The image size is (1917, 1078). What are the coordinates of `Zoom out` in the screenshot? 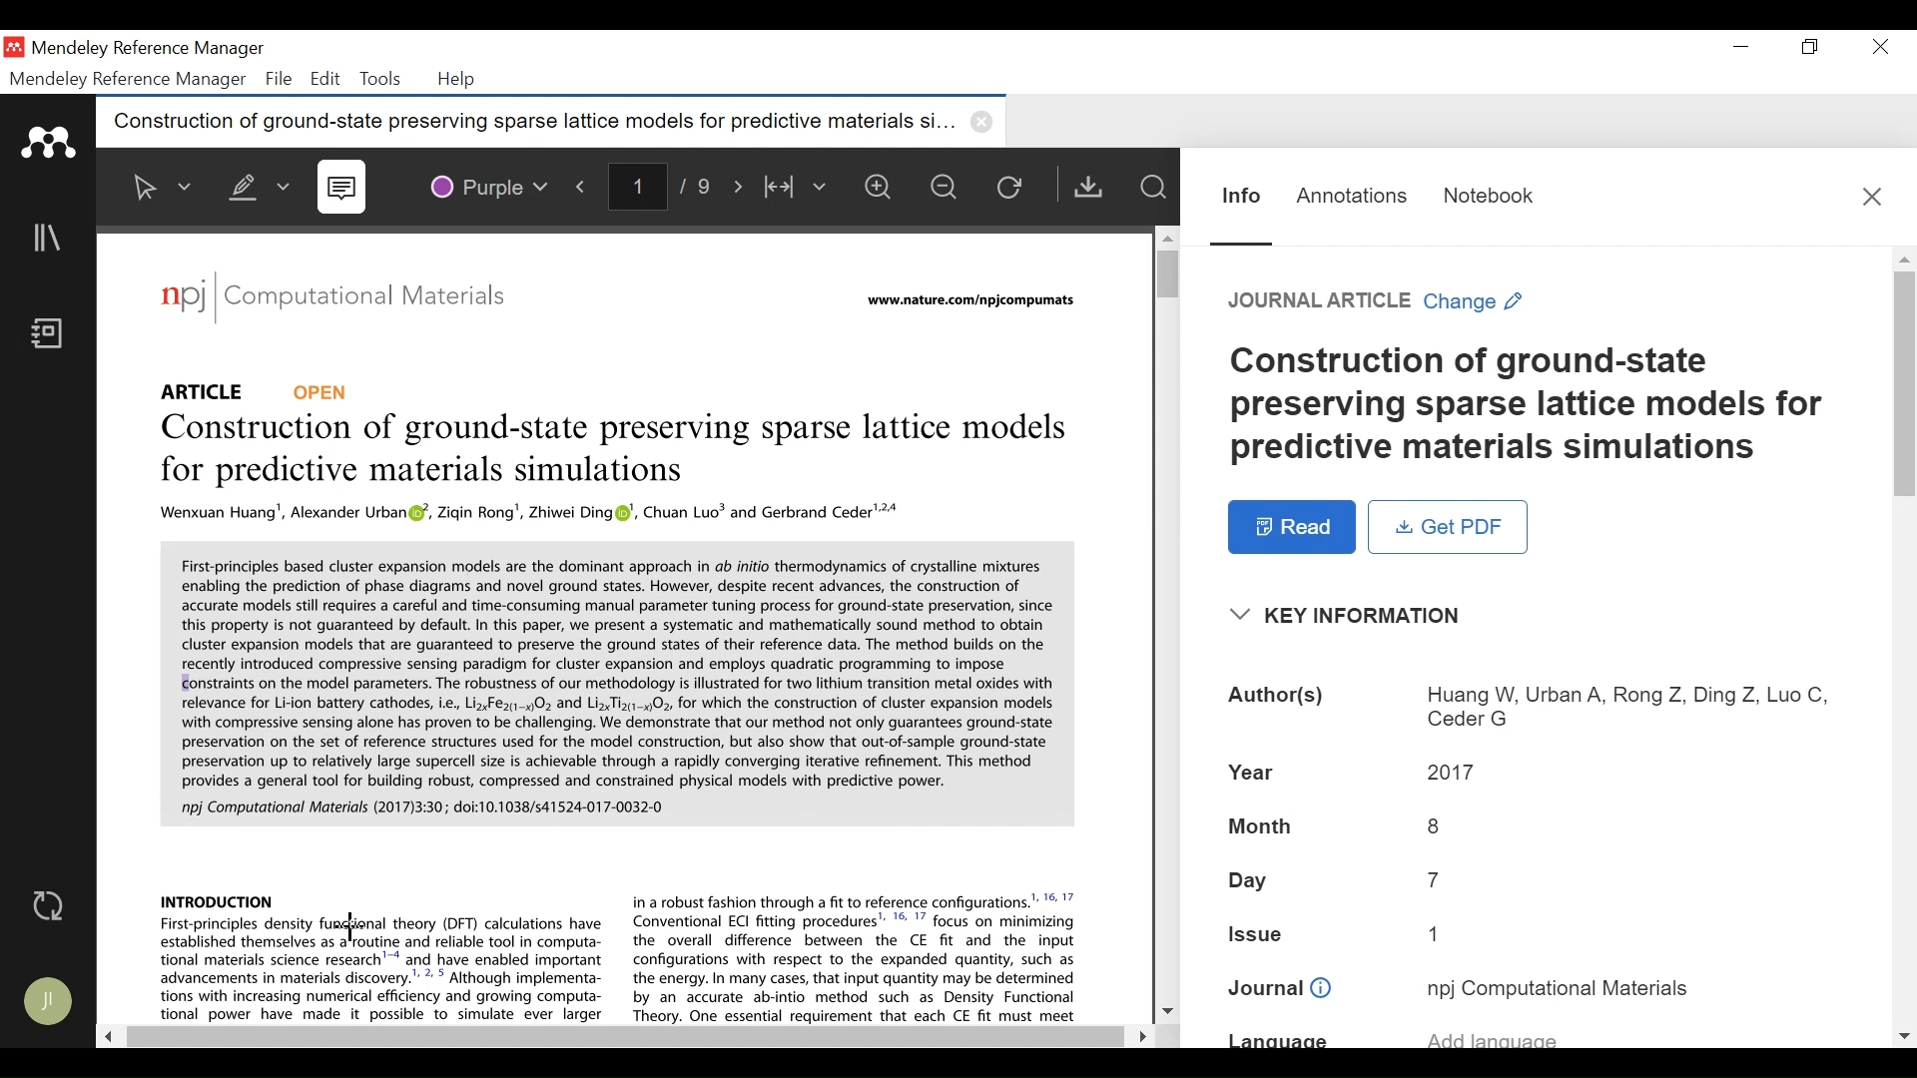 It's located at (952, 190).